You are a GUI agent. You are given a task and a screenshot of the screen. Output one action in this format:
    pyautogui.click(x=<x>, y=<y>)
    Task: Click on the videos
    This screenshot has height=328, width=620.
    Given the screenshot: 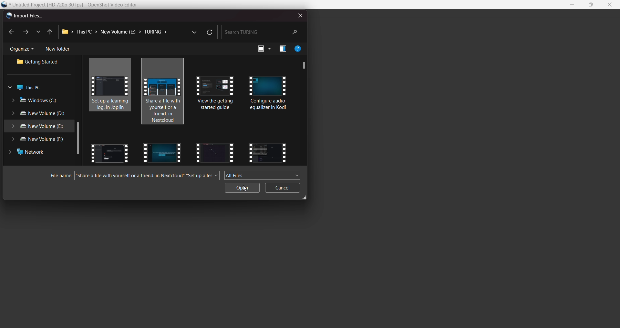 What is the action you would take?
    pyautogui.click(x=268, y=94)
    